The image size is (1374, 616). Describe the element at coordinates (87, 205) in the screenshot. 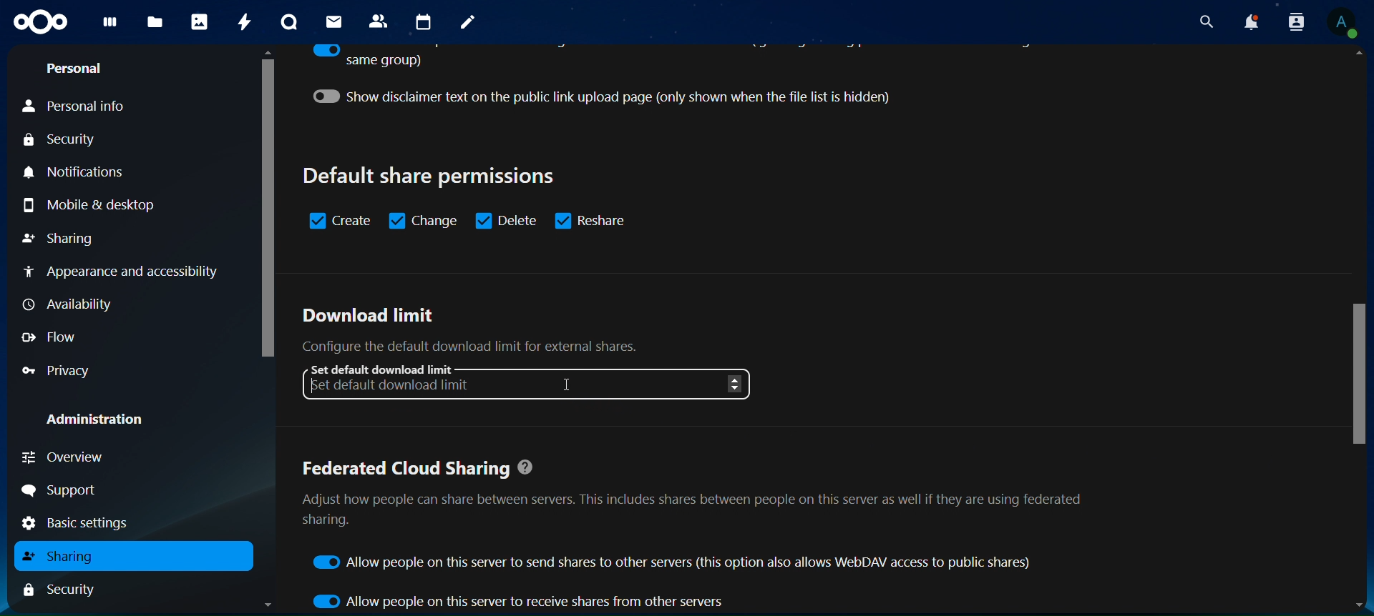

I see `mobile & desktop` at that location.